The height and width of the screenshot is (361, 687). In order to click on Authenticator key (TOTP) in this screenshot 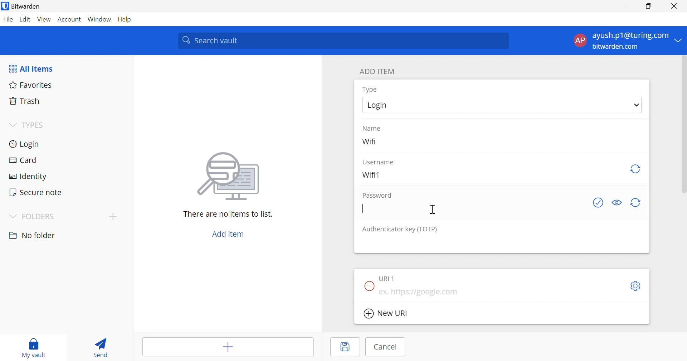, I will do `click(400, 229)`.